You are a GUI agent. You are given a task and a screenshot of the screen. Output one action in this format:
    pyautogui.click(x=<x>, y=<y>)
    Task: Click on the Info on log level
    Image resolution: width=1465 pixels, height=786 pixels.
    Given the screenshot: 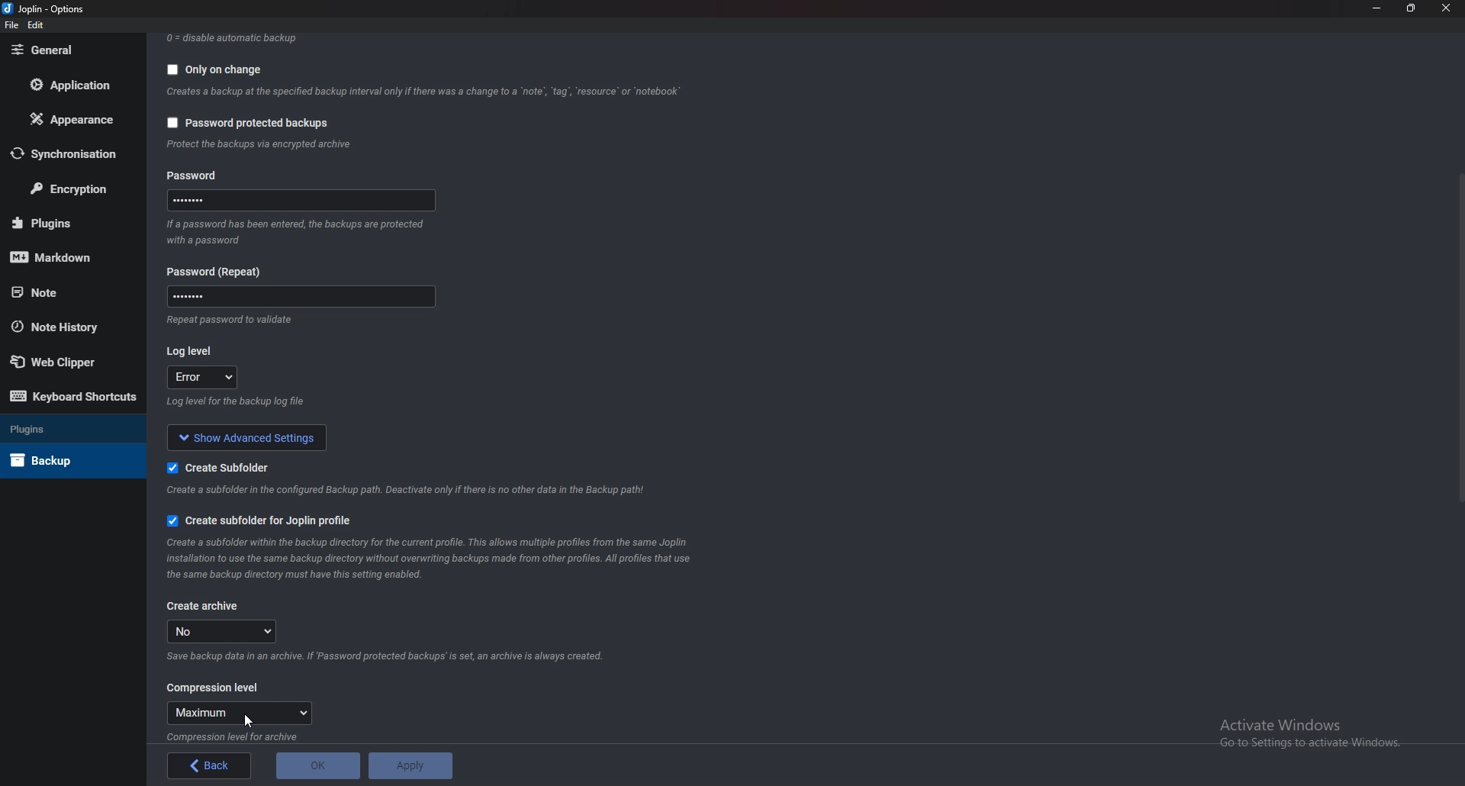 What is the action you would take?
    pyautogui.click(x=237, y=401)
    